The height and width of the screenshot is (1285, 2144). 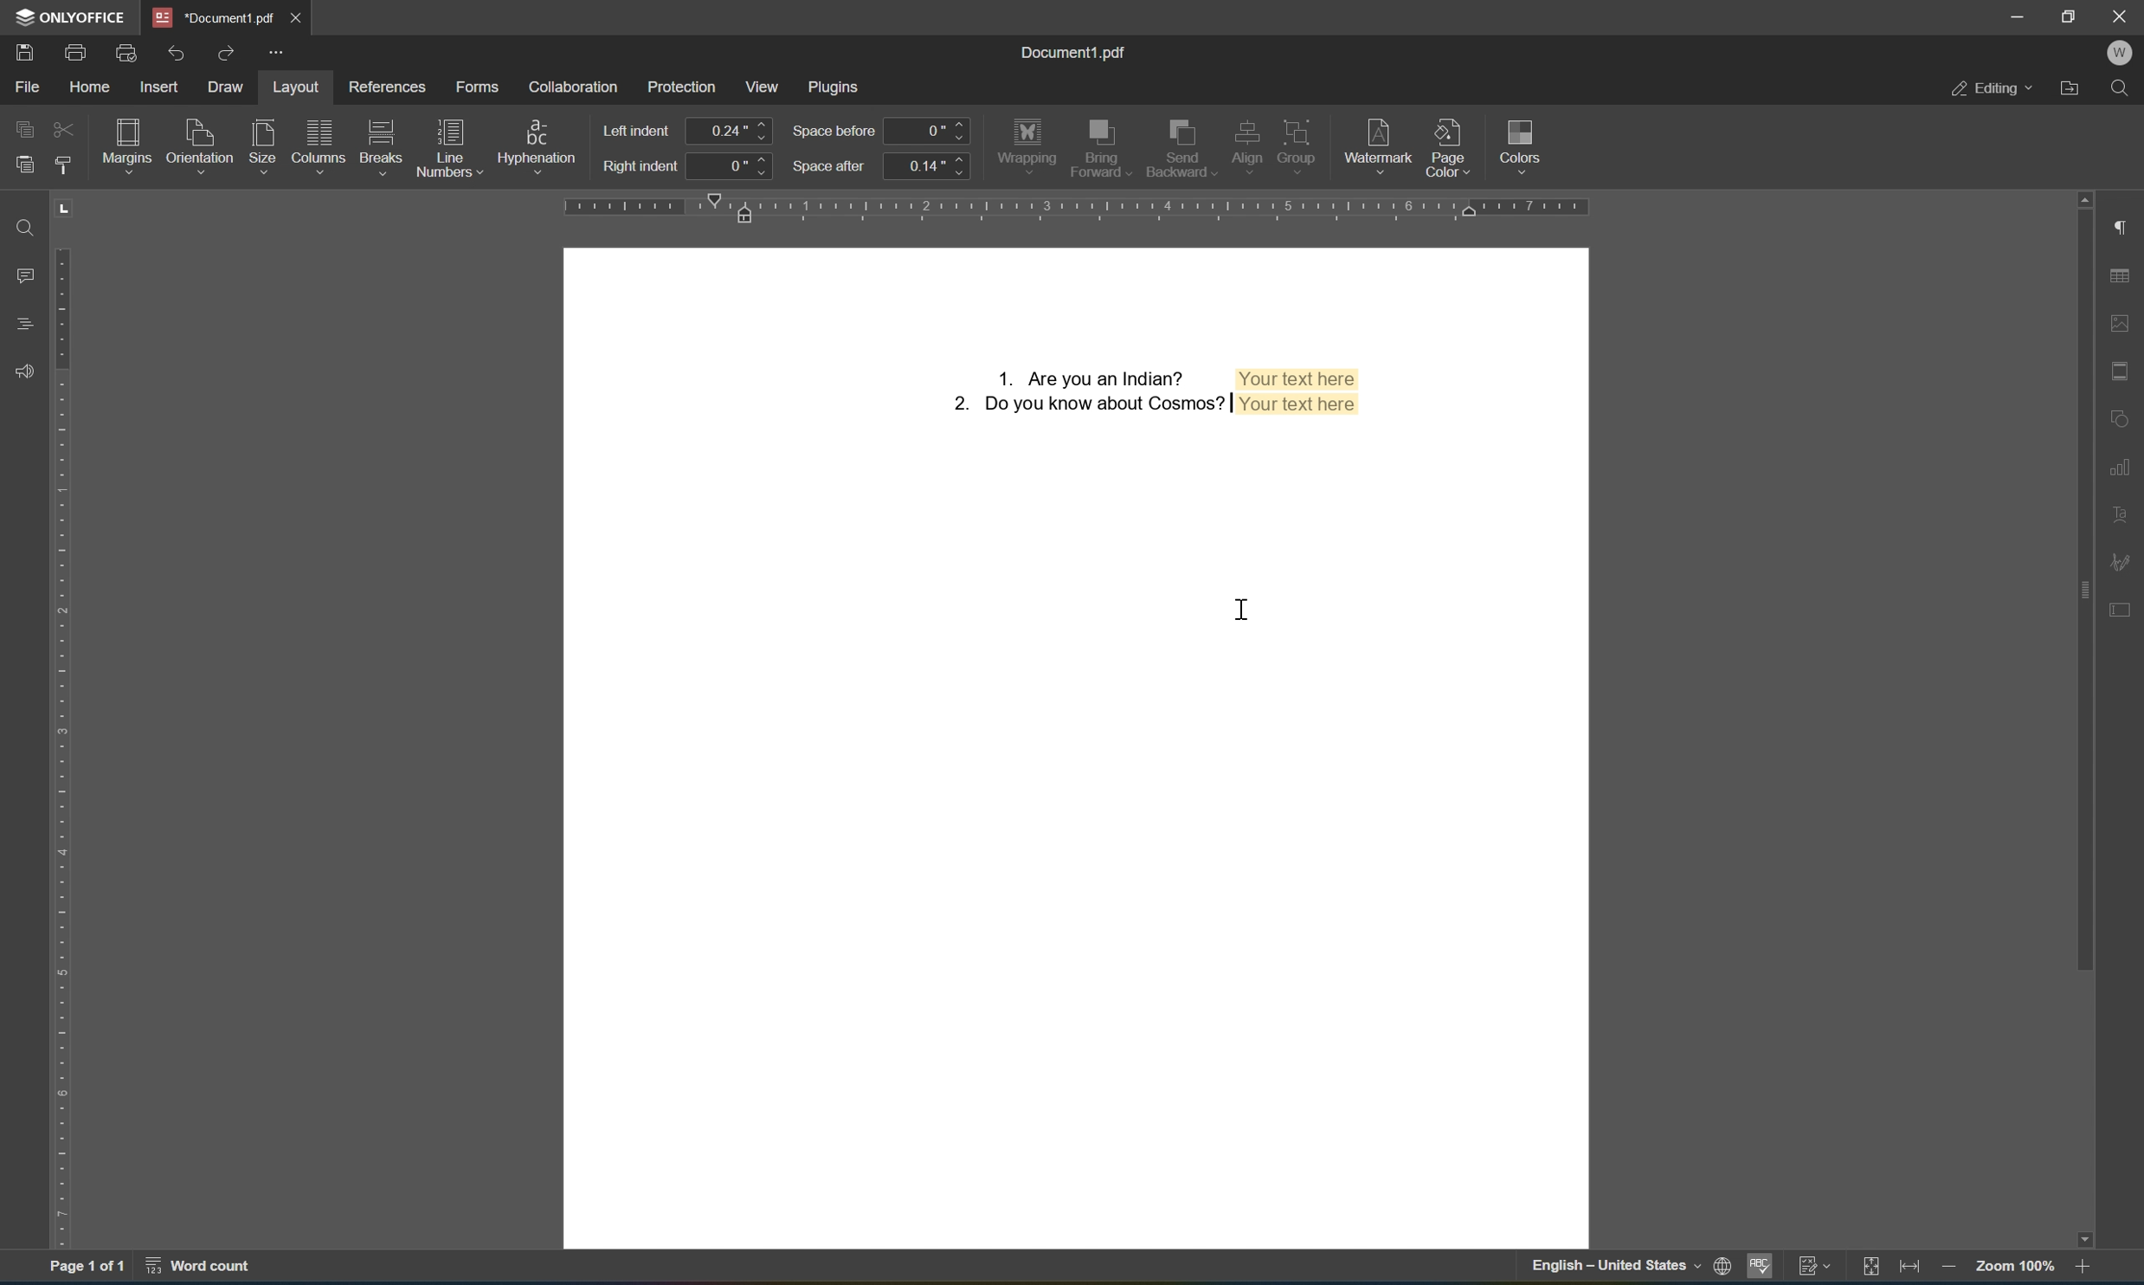 What do you see at coordinates (24, 371) in the screenshot?
I see `Feedback & support` at bounding box center [24, 371].